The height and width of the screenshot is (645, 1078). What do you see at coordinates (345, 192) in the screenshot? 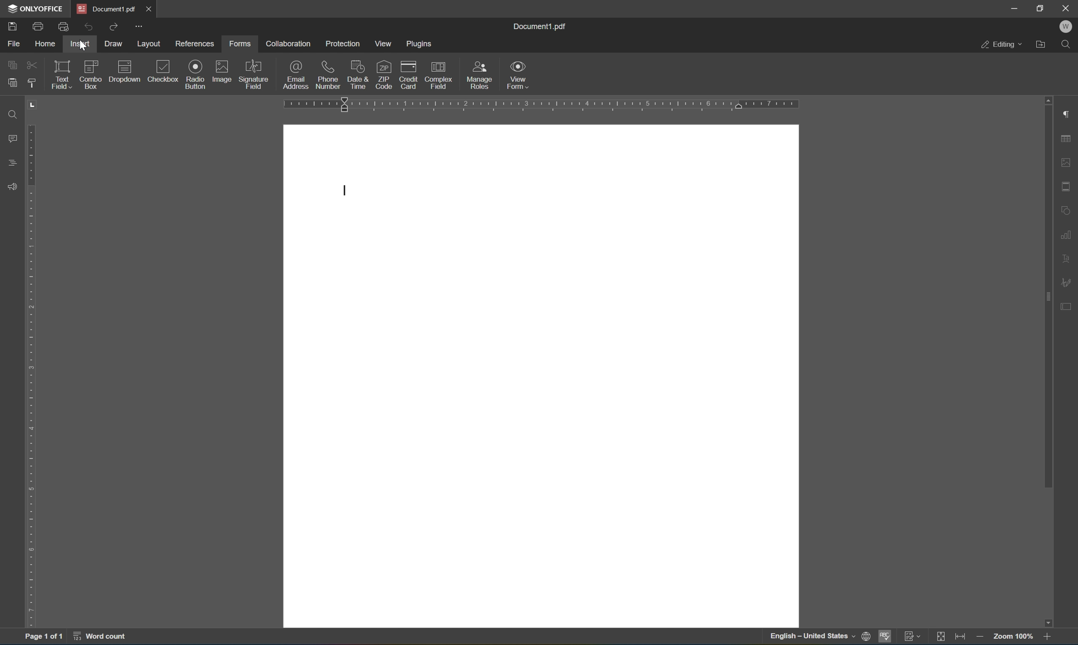
I see `cursor settings` at bounding box center [345, 192].